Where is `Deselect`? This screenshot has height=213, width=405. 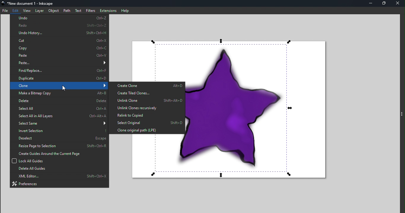
Deselect is located at coordinates (58, 137).